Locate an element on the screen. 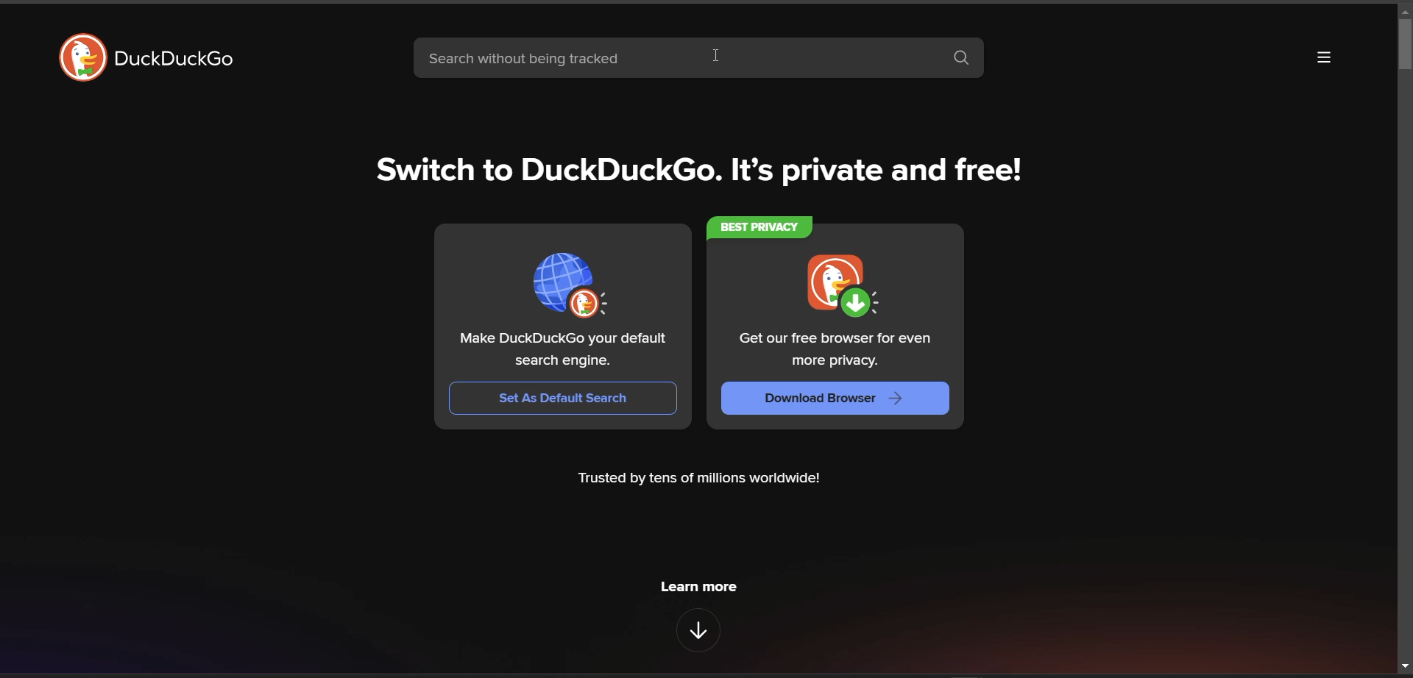 This screenshot has height=678, width=1413. search bar is located at coordinates (672, 57).